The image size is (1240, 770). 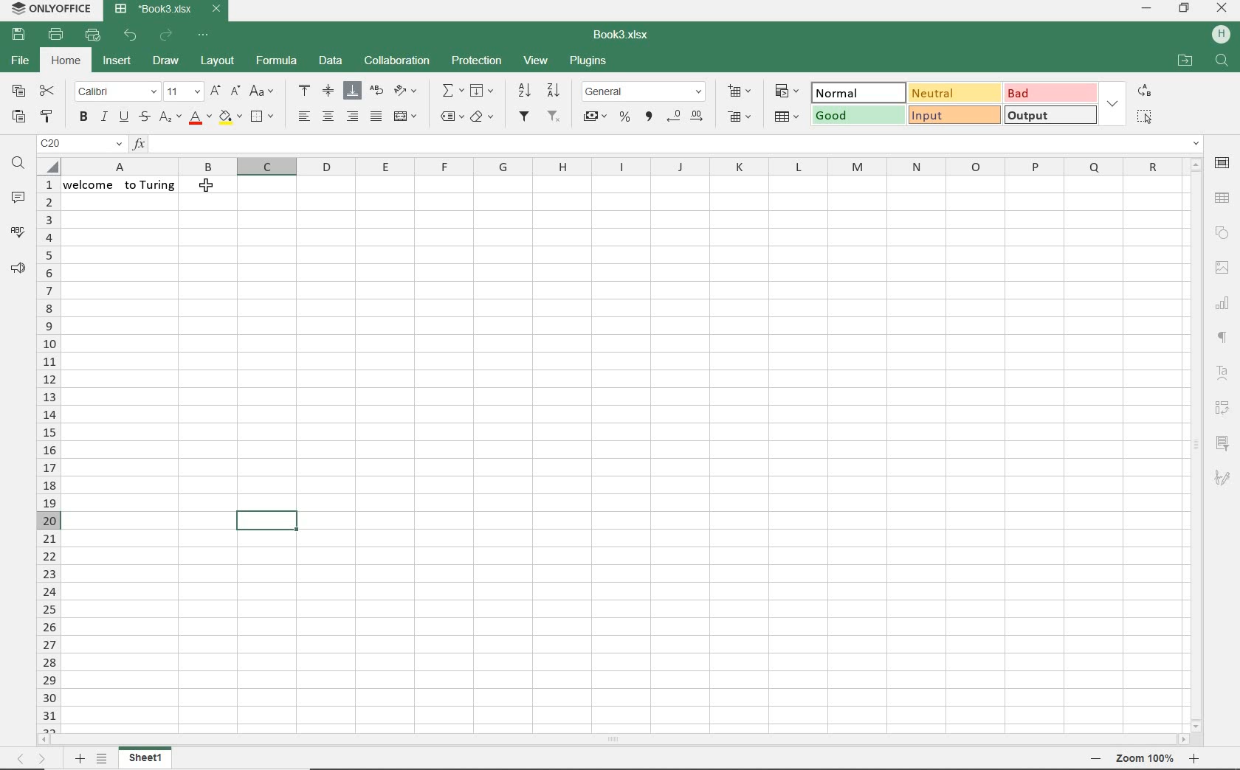 What do you see at coordinates (104, 117) in the screenshot?
I see `italic` at bounding box center [104, 117].